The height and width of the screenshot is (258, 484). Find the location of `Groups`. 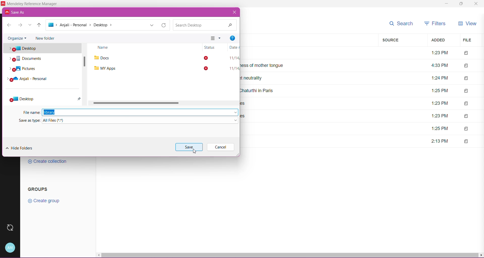

Groups is located at coordinates (37, 189).